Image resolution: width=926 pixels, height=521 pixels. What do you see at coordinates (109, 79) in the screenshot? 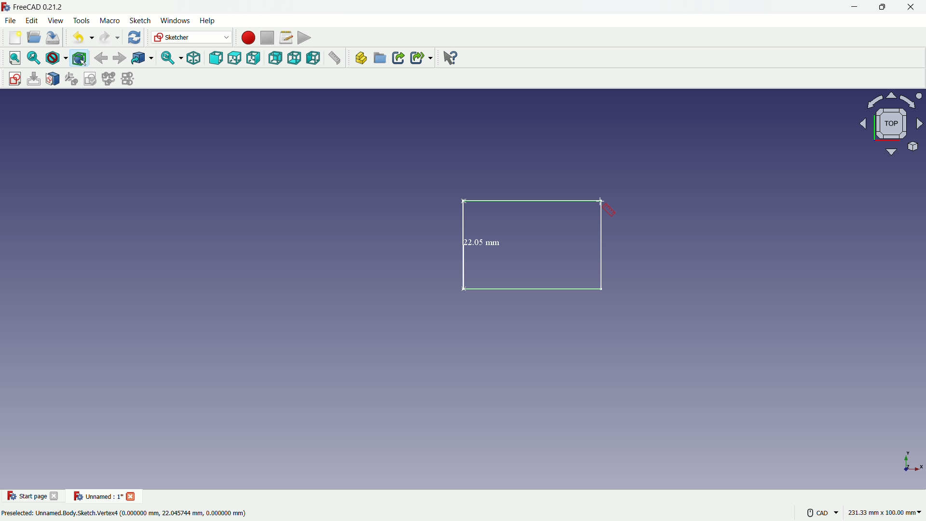
I see `merge sketches` at bounding box center [109, 79].